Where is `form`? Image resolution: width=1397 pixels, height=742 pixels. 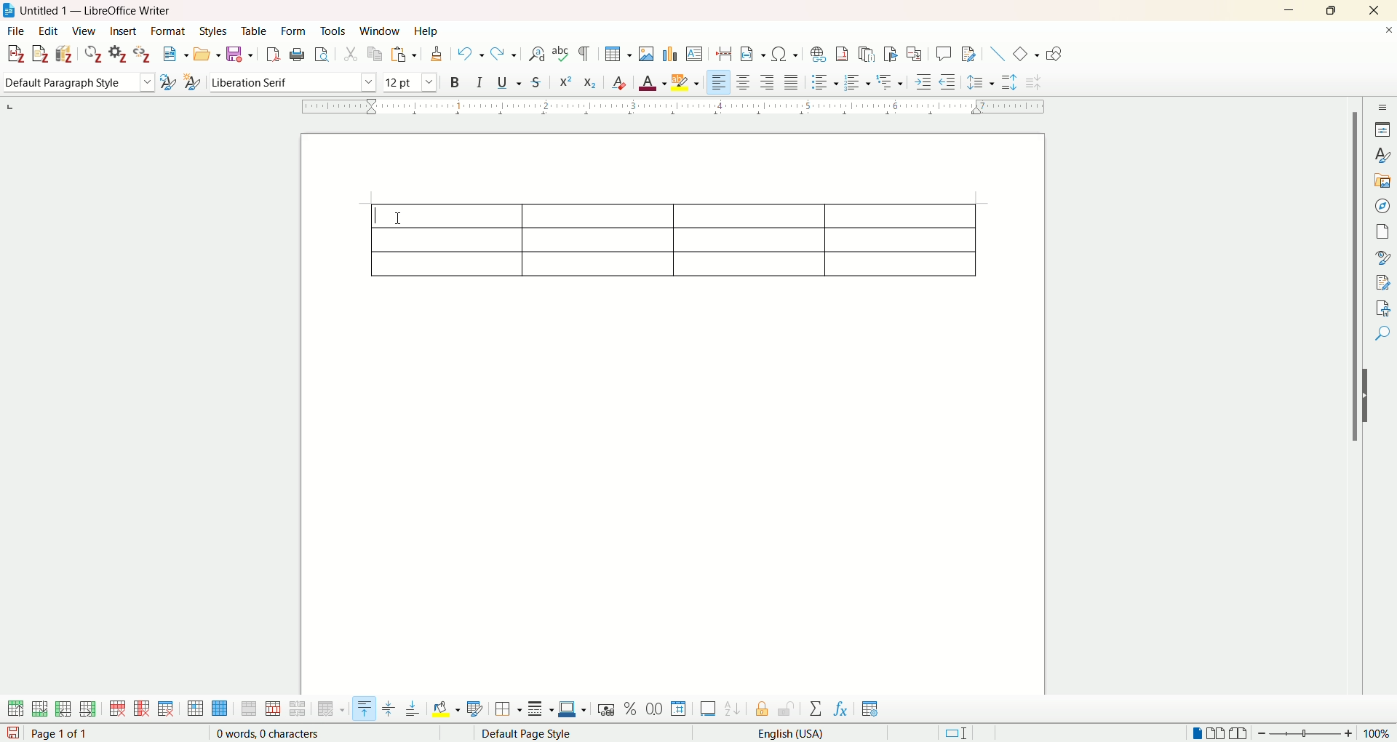
form is located at coordinates (292, 29).